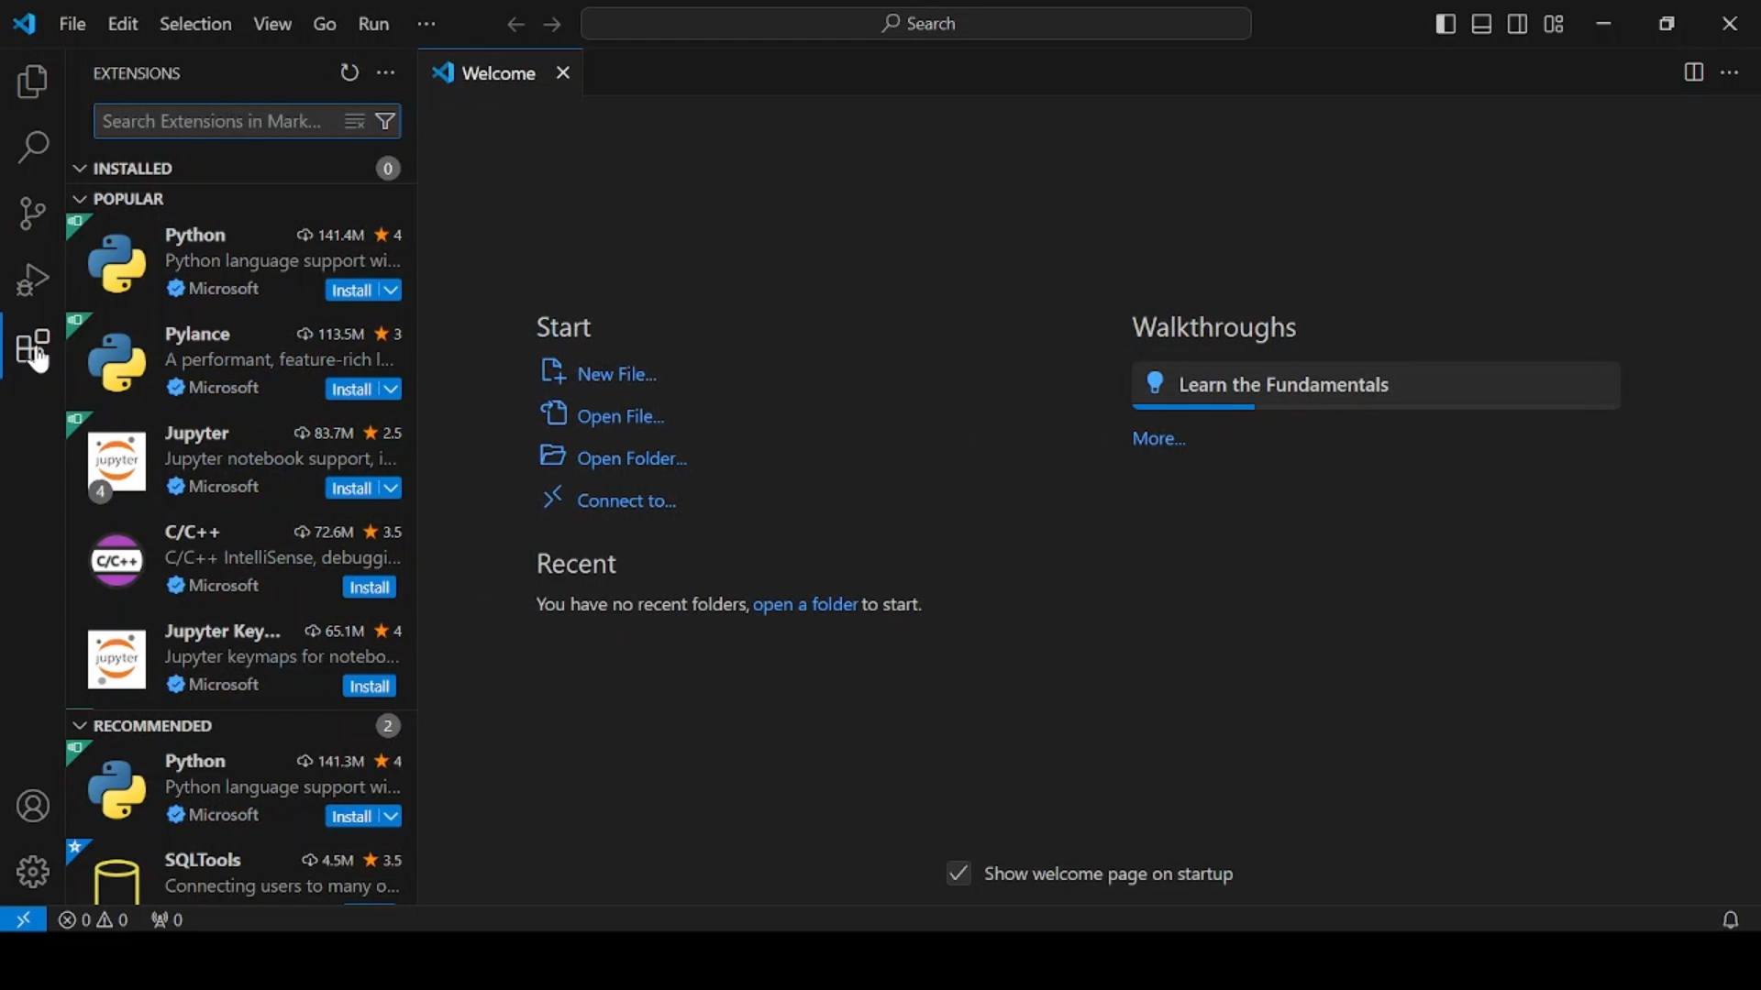  Describe the element at coordinates (34, 148) in the screenshot. I see `search` at that location.